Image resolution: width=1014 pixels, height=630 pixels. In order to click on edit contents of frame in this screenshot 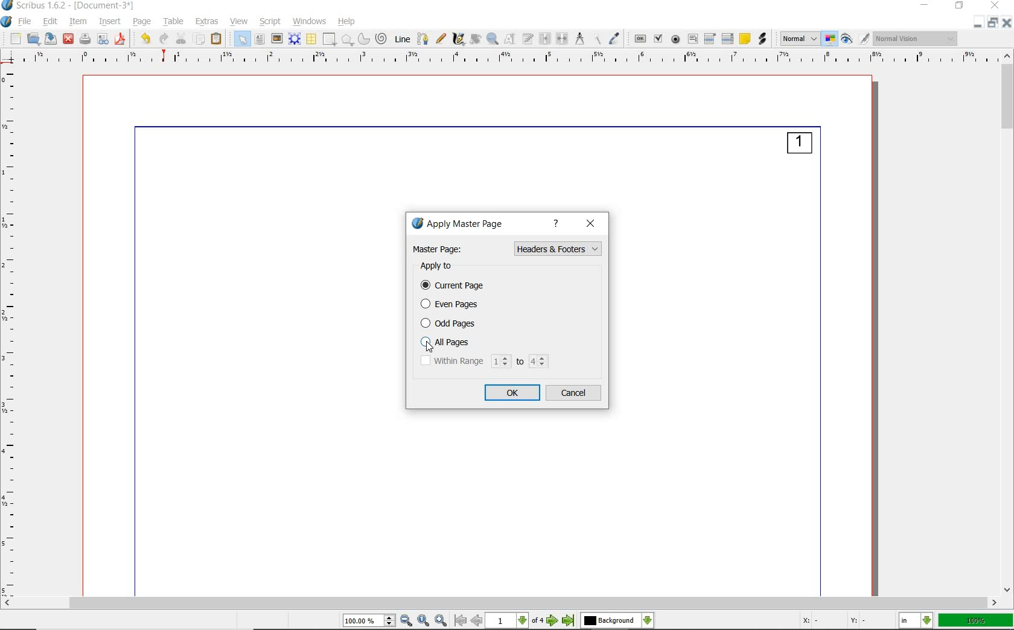, I will do `click(509, 39)`.